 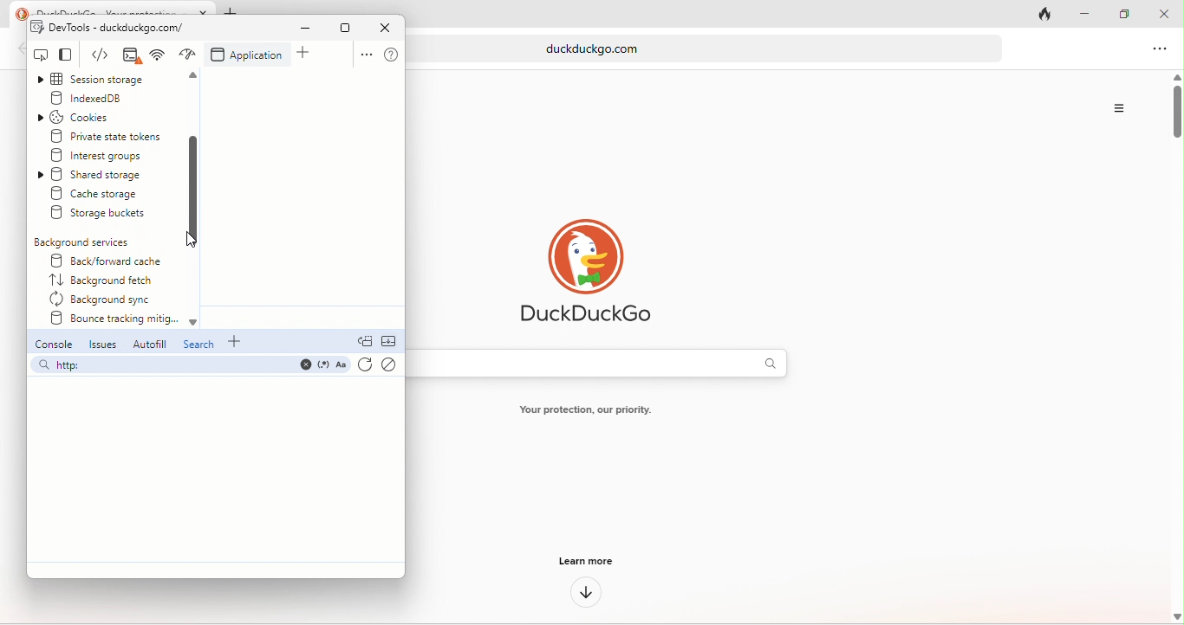 I want to click on track tab, so click(x=1048, y=16).